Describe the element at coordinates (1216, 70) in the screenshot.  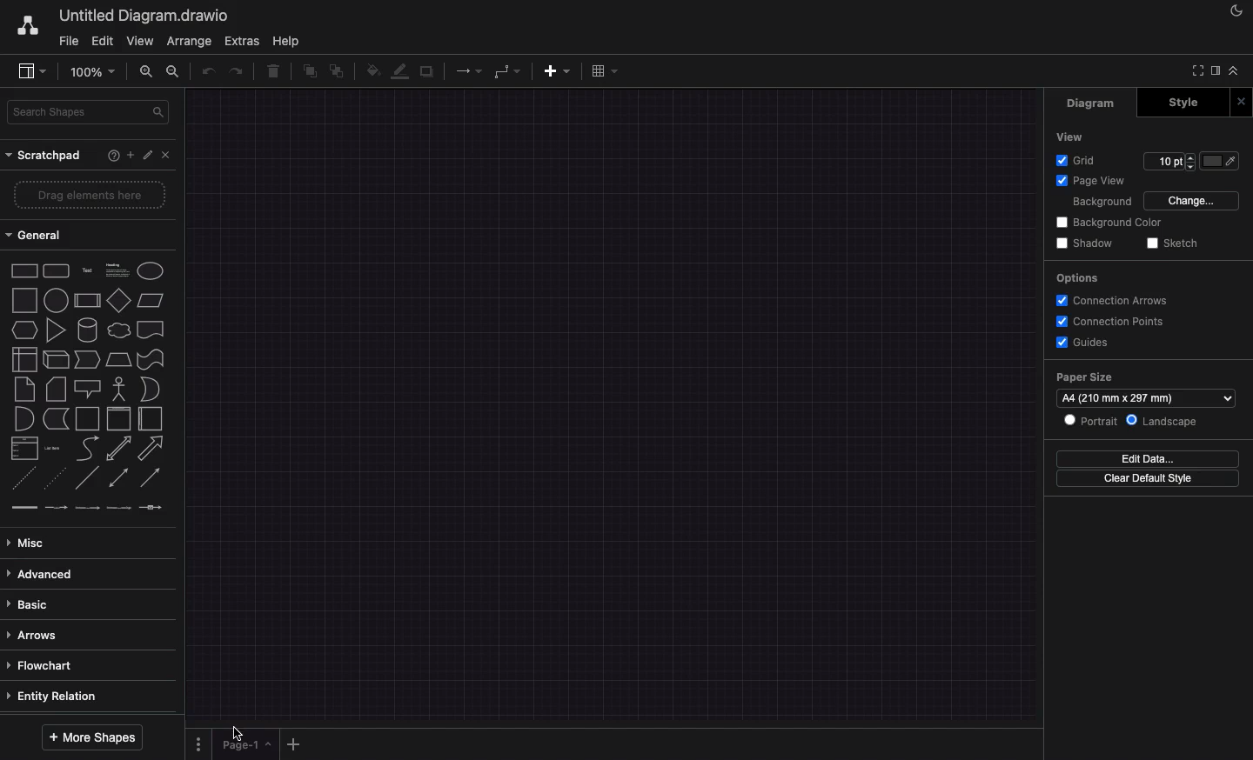
I see `sidebar` at that location.